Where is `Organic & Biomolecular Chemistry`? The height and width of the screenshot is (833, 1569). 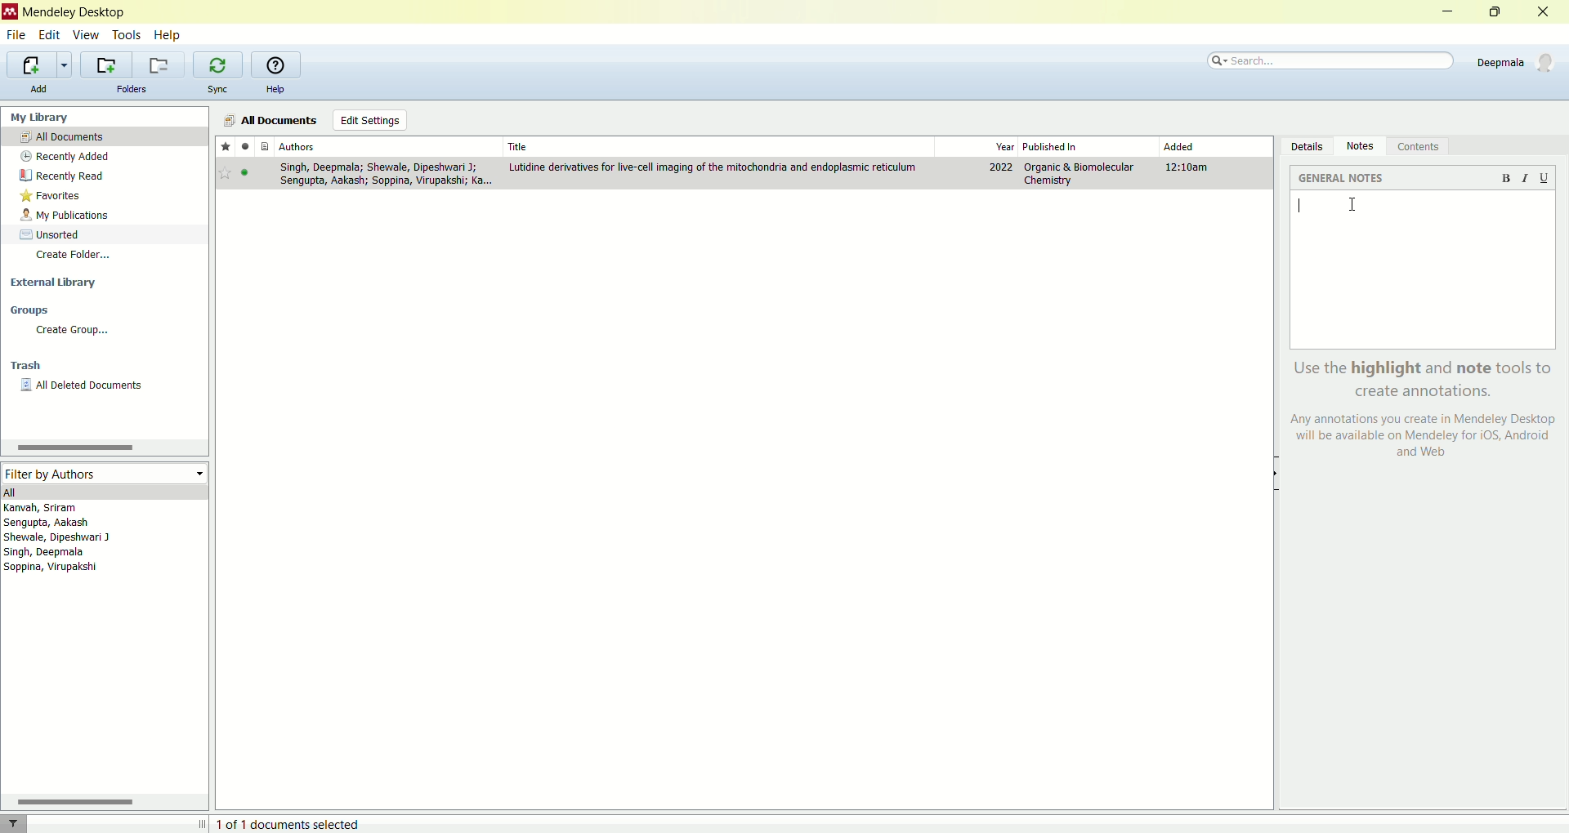
Organic & Biomolecular Chemistry is located at coordinates (1078, 173).